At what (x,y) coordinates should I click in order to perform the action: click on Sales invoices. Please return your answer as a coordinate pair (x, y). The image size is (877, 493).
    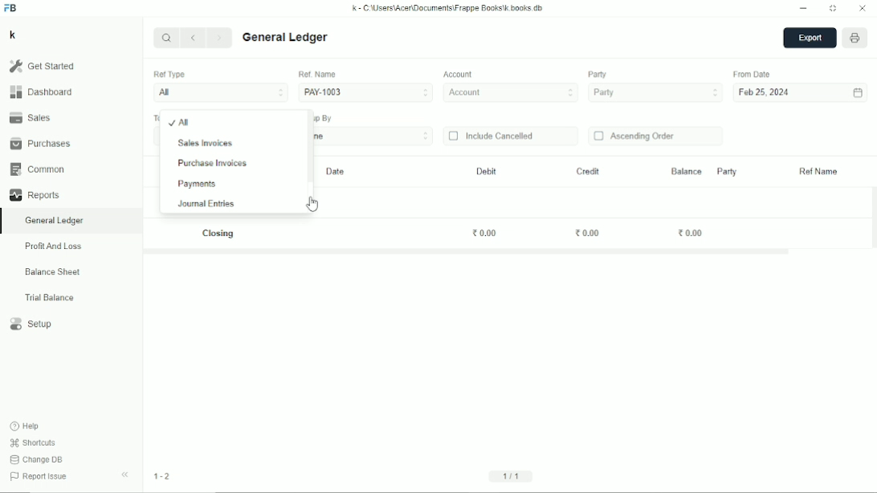
    Looking at the image, I should click on (205, 143).